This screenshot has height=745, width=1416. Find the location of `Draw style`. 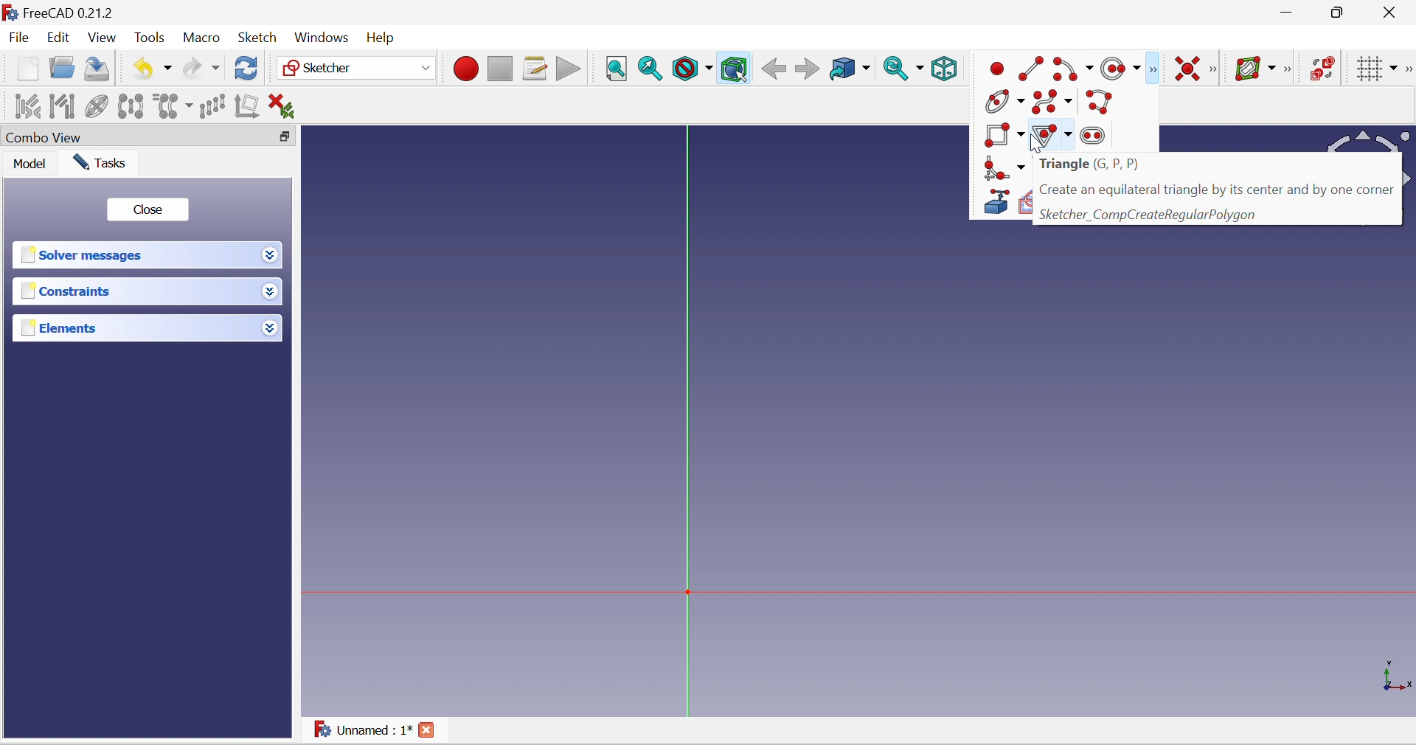

Draw style is located at coordinates (691, 69).